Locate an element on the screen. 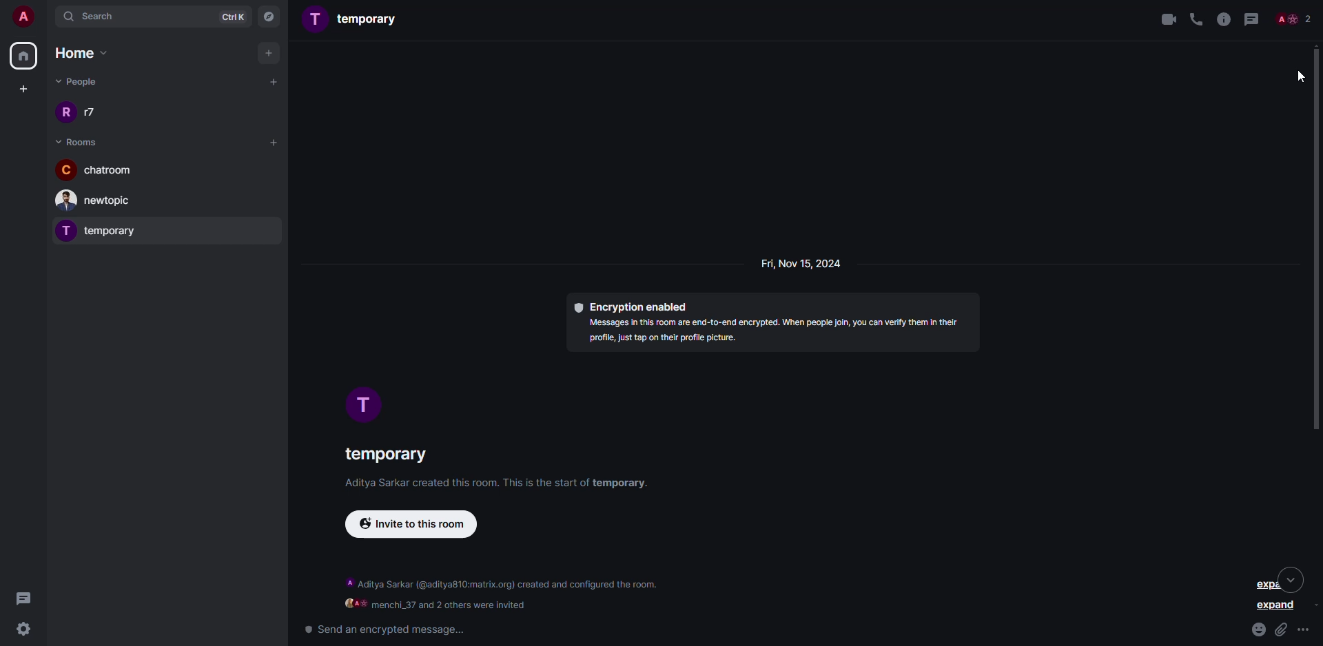  navigator is located at coordinates (270, 16).